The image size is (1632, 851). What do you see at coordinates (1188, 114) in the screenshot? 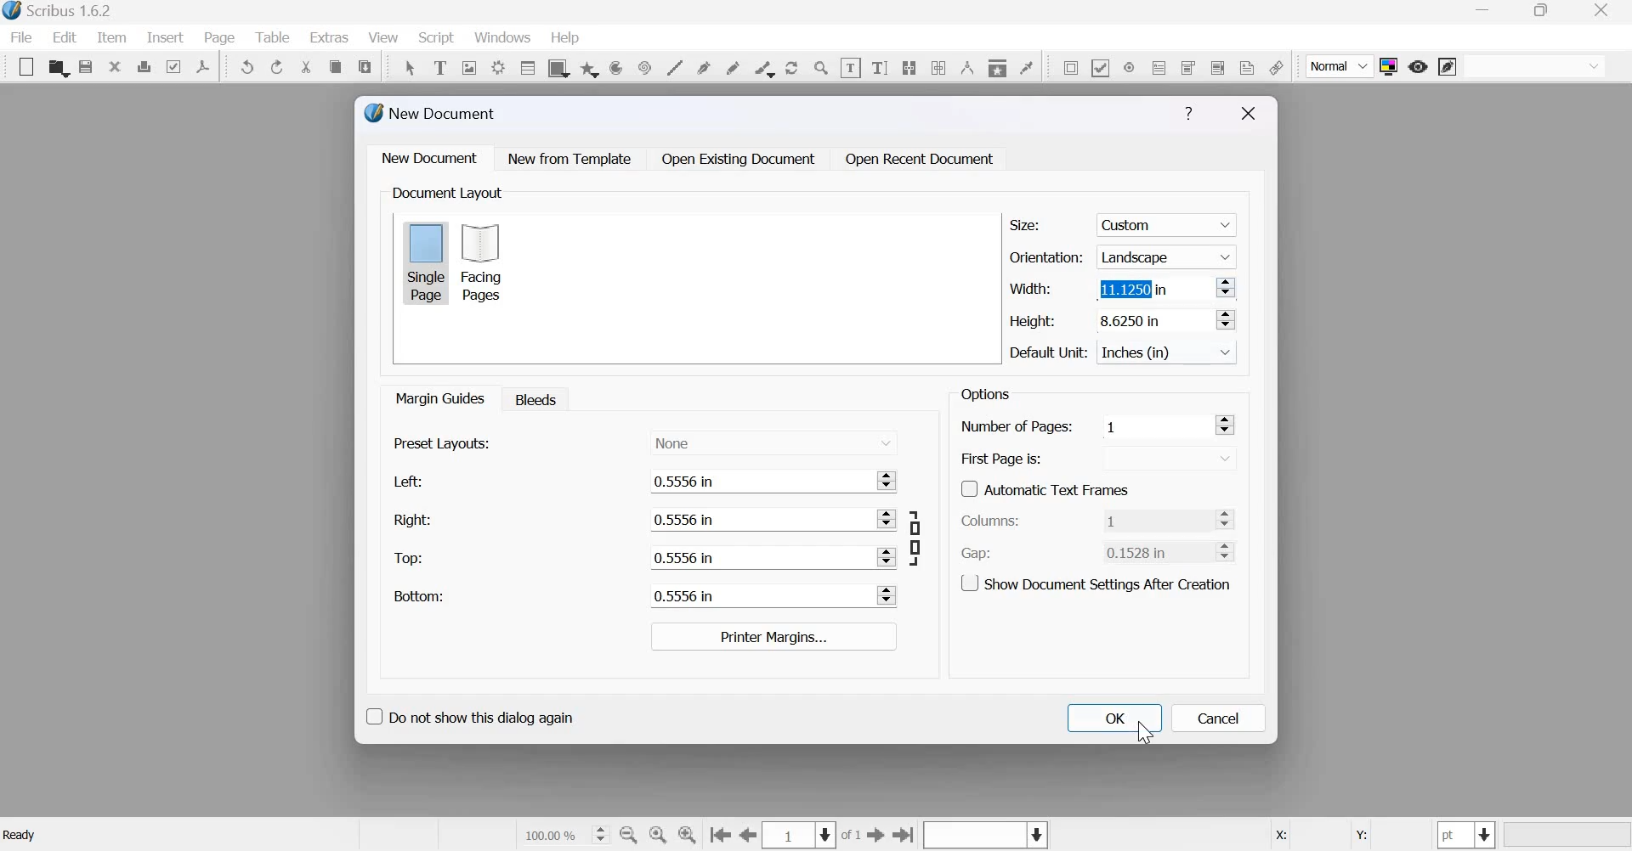
I see `Help` at bounding box center [1188, 114].